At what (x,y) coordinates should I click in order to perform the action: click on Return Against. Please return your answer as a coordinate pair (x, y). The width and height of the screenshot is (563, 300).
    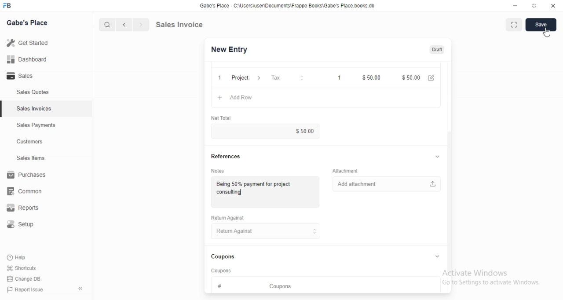
    Looking at the image, I should click on (267, 231).